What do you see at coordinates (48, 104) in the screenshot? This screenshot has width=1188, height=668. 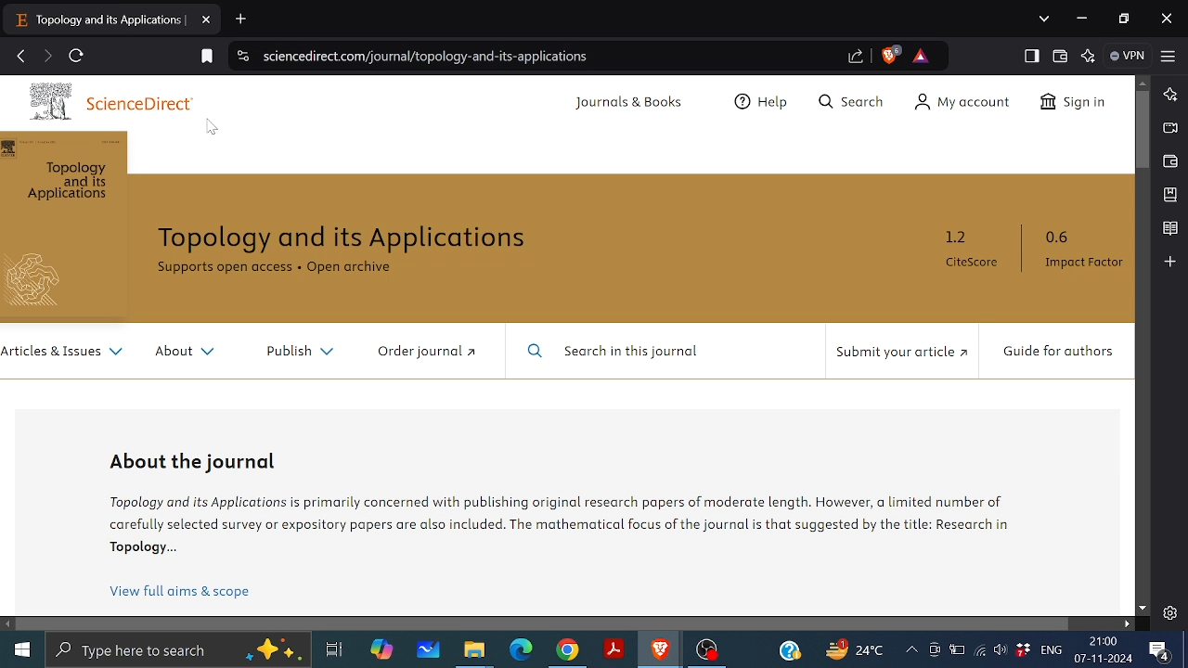 I see `logo` at bounding box center [48, 104].